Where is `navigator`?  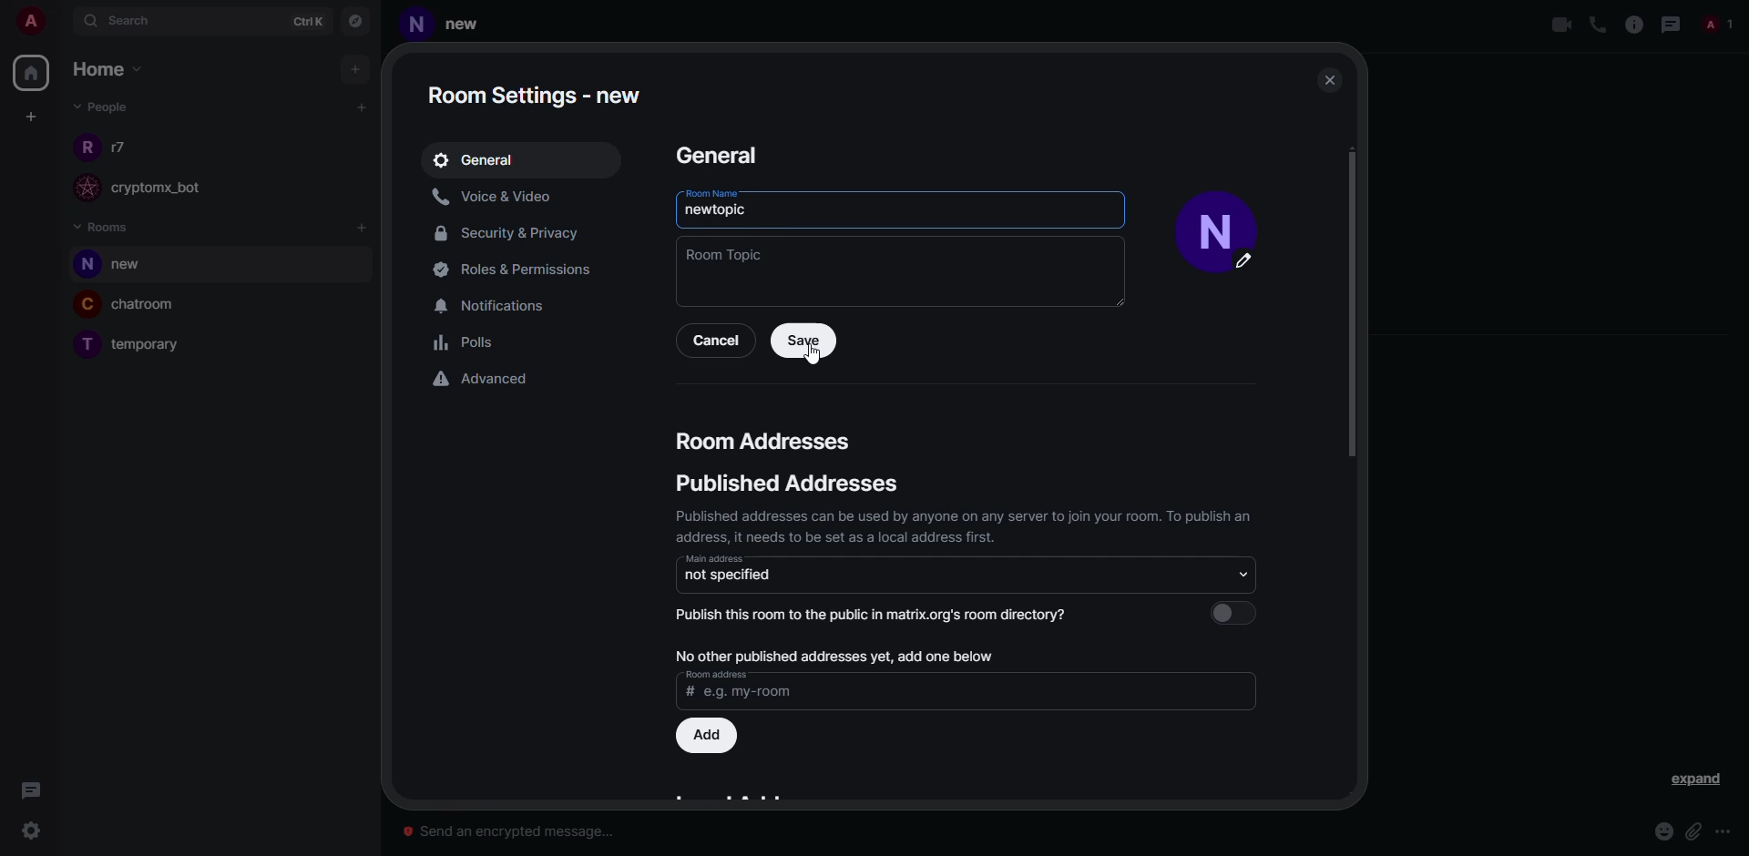 navigator is located at coordinates (357, 21).